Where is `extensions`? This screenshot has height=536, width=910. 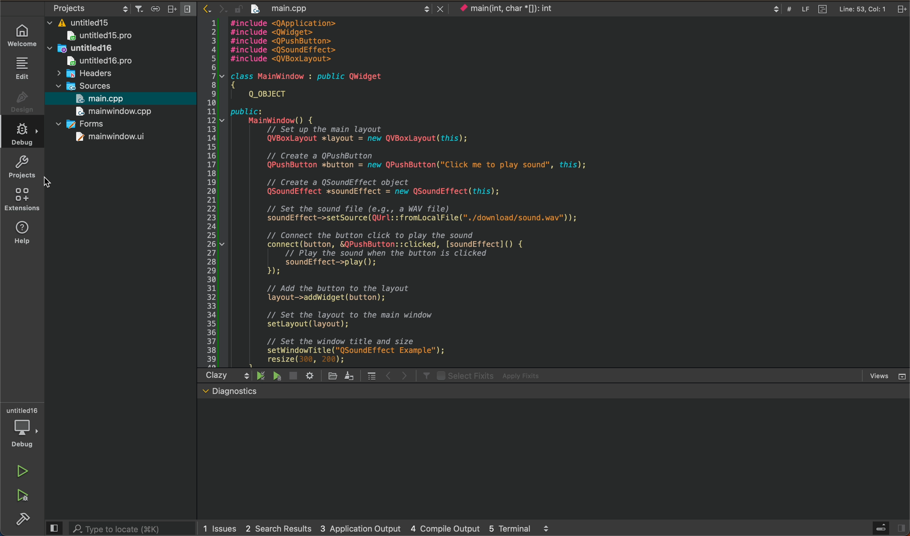
extensions is located at coordinates (22, 199).